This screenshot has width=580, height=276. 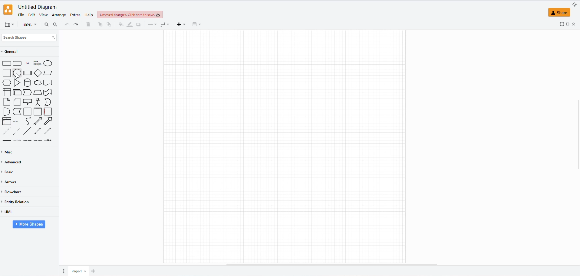 What do you see at coordinates (42, 15) in the screenshot?
I see `VIEW` at bounding box center [42, 15].